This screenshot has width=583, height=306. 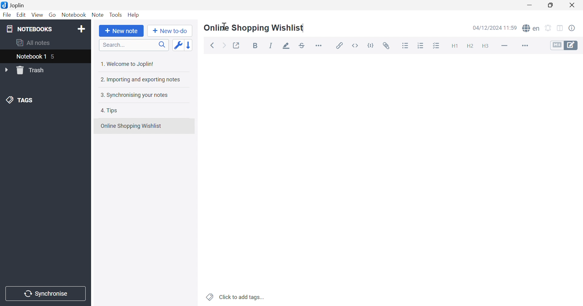 What do you see at coordinates (340, 45) in the screenshot?
I see `Insert / edit link` at bounding box center [340, 45].